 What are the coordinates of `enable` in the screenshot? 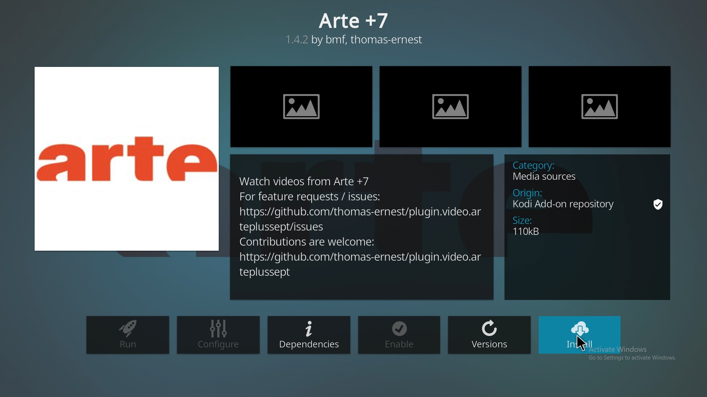 It's located at (398, 336).